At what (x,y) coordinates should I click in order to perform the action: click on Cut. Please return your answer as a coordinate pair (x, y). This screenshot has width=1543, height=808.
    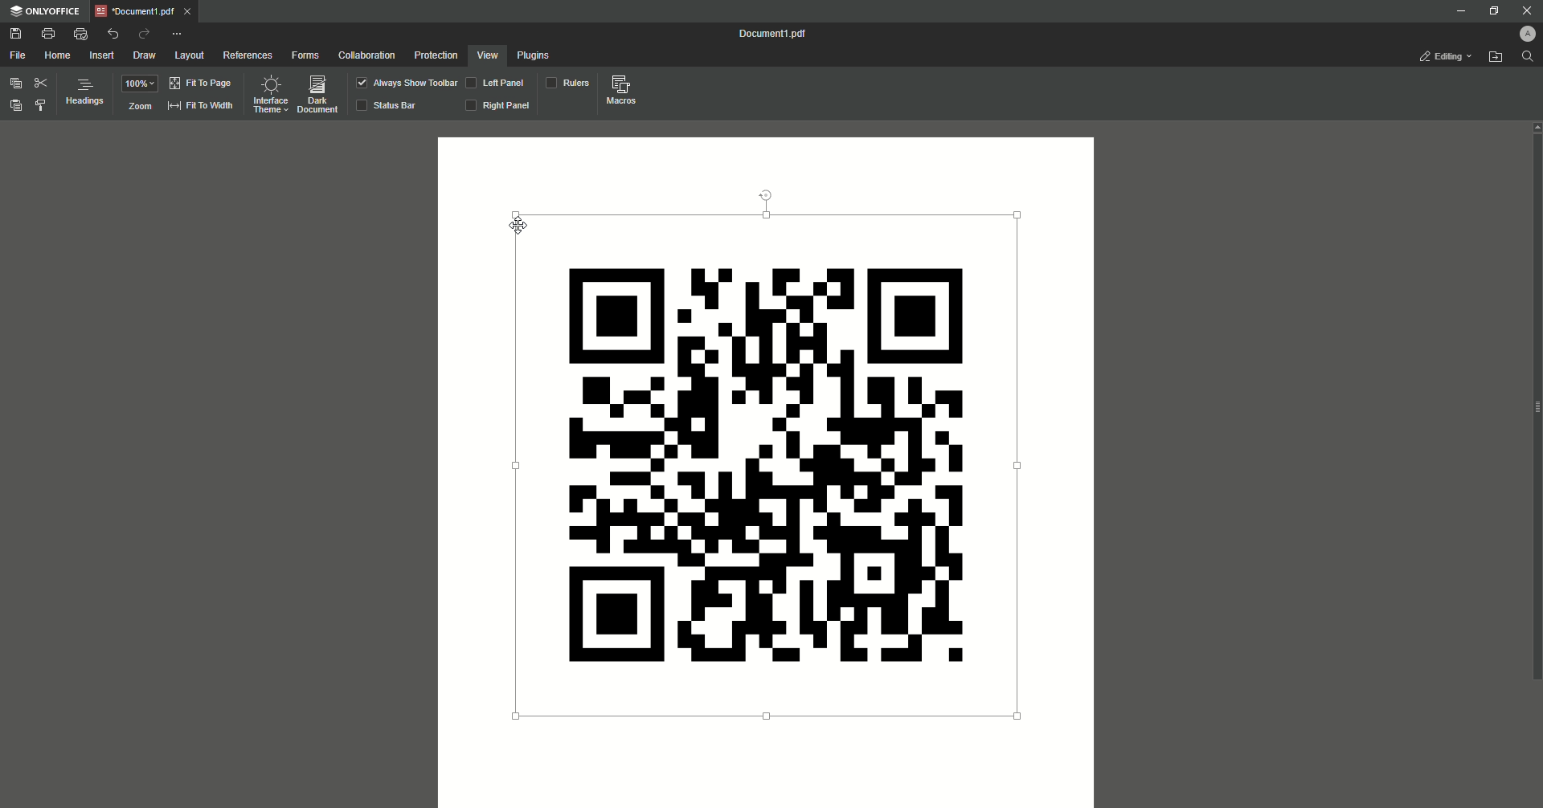
    Looking at the image, I should click on (40, 84).